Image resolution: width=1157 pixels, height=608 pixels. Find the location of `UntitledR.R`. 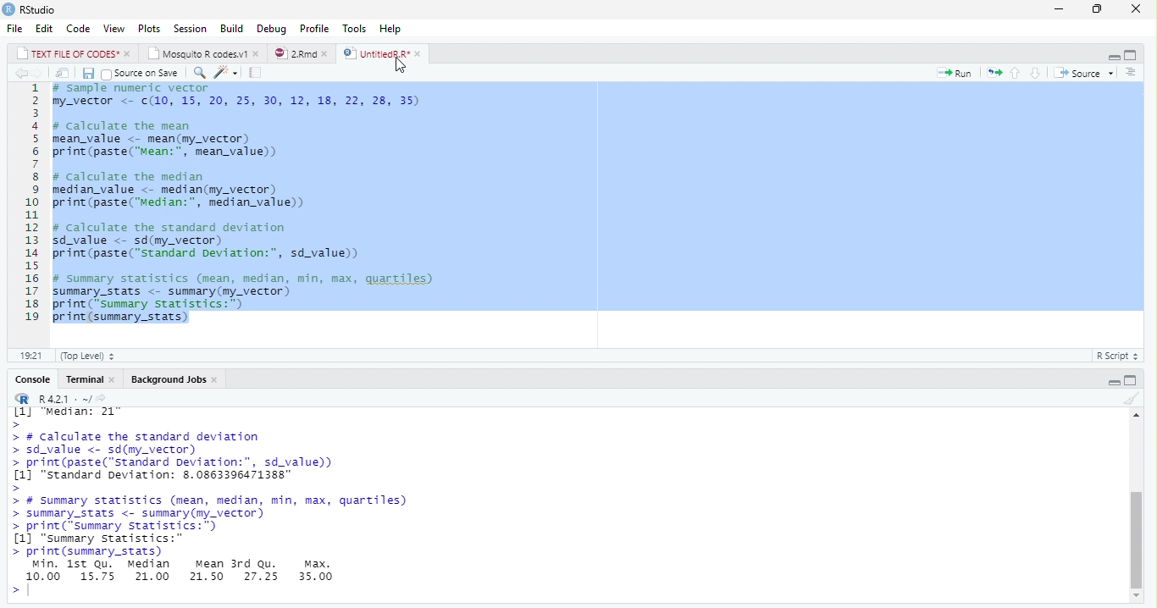

UntitledR.R is located at coordinates (375, 53).